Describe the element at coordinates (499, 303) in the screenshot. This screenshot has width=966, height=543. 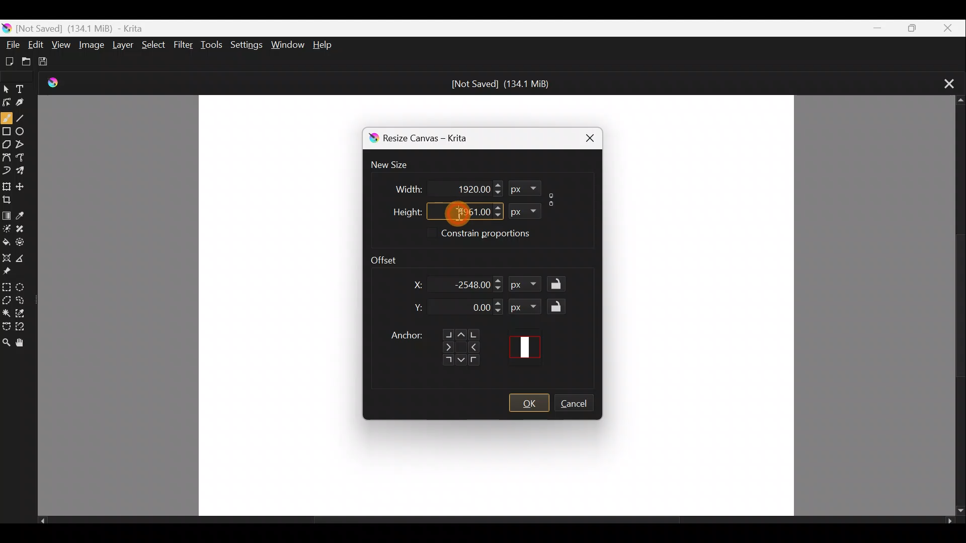
I see `Increase Y dimension` at that location.